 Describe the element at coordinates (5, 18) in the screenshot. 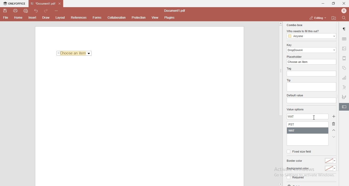

I see `File` at that location.